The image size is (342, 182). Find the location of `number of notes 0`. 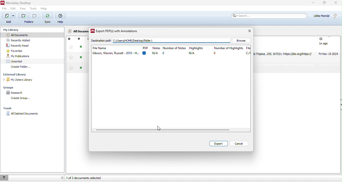

number of notes 0 is located at coordinates (175, 50).